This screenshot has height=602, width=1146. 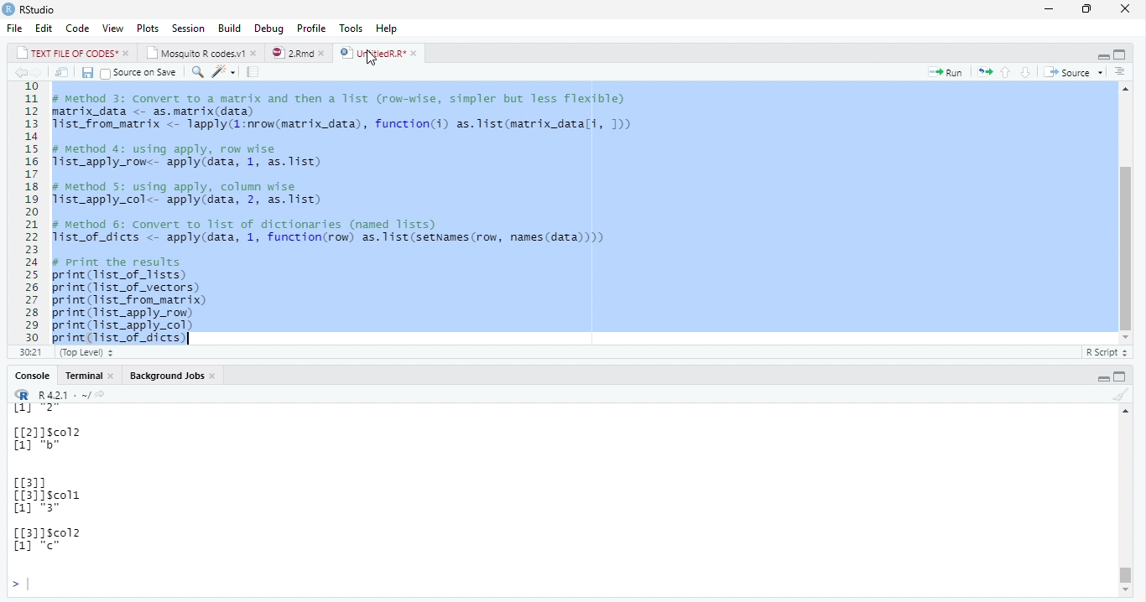 I want to click on # method 5: using apply, column wise, so click(x=195, y=187).